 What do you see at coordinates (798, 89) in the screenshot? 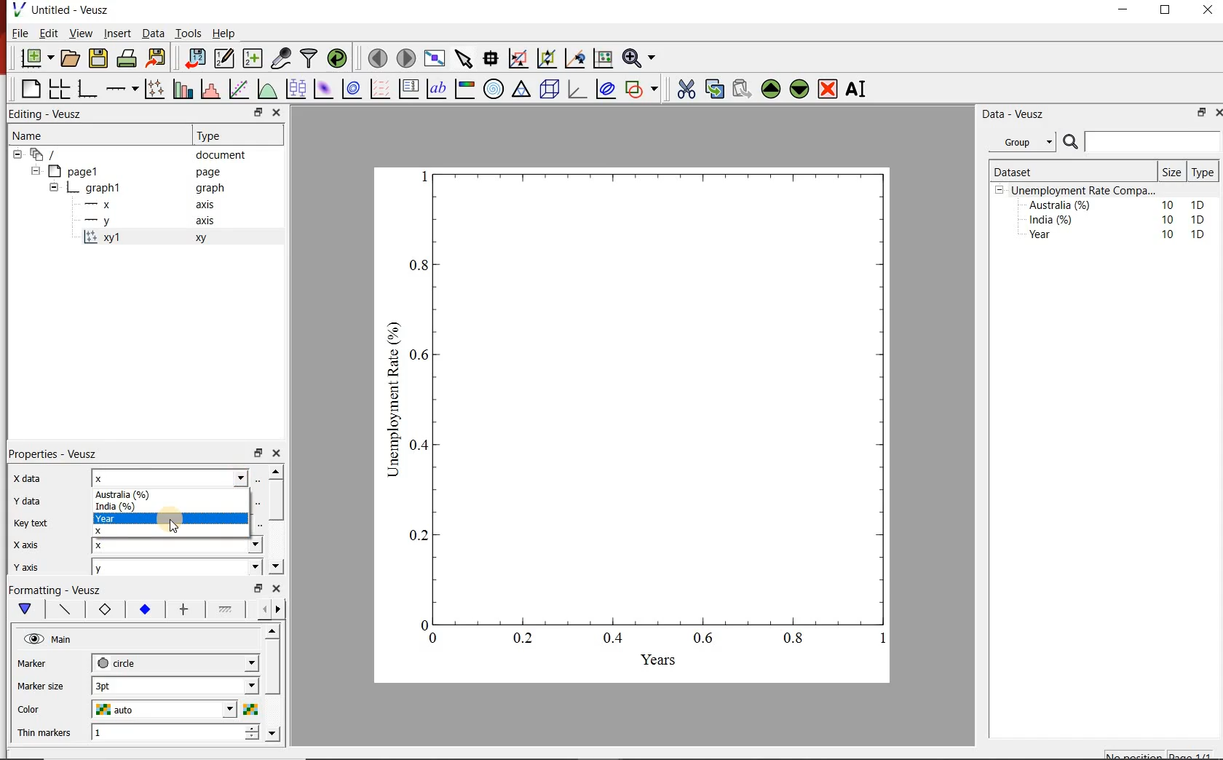
I see `move the widgets down` at bounding box center [798, 89].